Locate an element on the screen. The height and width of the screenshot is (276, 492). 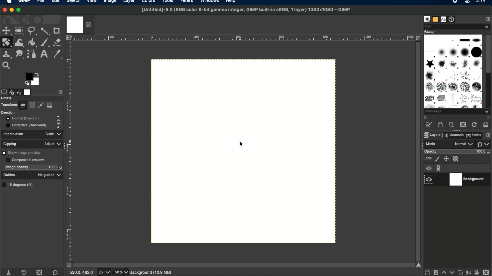
guides is located at coordinates (9, 175).